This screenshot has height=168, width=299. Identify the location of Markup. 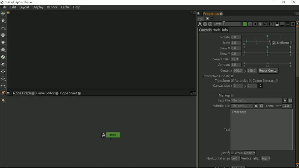
(226, 95).